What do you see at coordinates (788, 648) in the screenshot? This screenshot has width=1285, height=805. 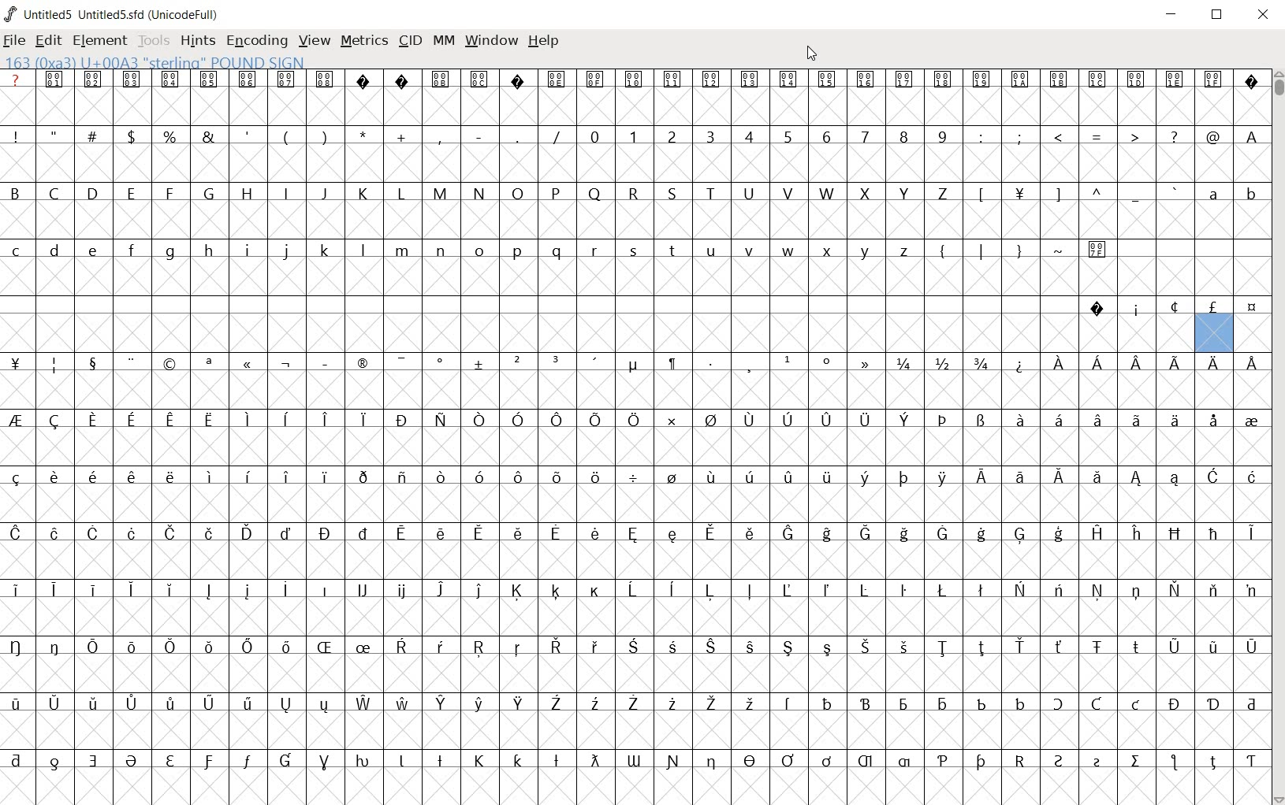 I see `Symbol` at bounding box center [788, 648].